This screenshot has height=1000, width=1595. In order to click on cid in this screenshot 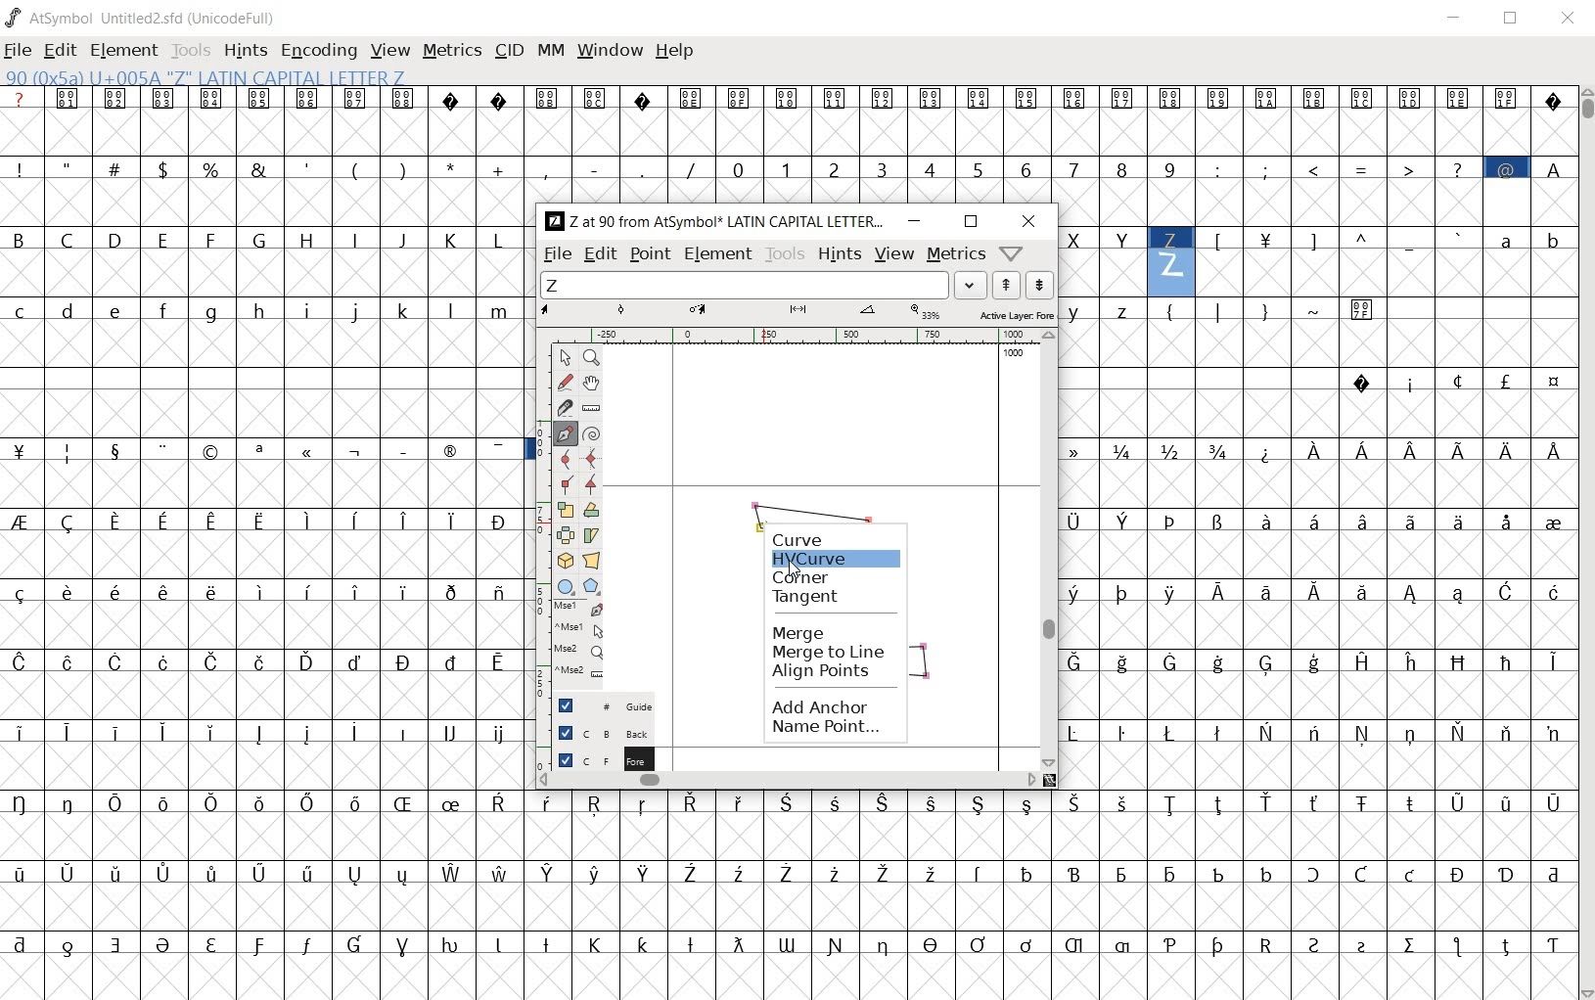, I will do `click(509, 50)`.